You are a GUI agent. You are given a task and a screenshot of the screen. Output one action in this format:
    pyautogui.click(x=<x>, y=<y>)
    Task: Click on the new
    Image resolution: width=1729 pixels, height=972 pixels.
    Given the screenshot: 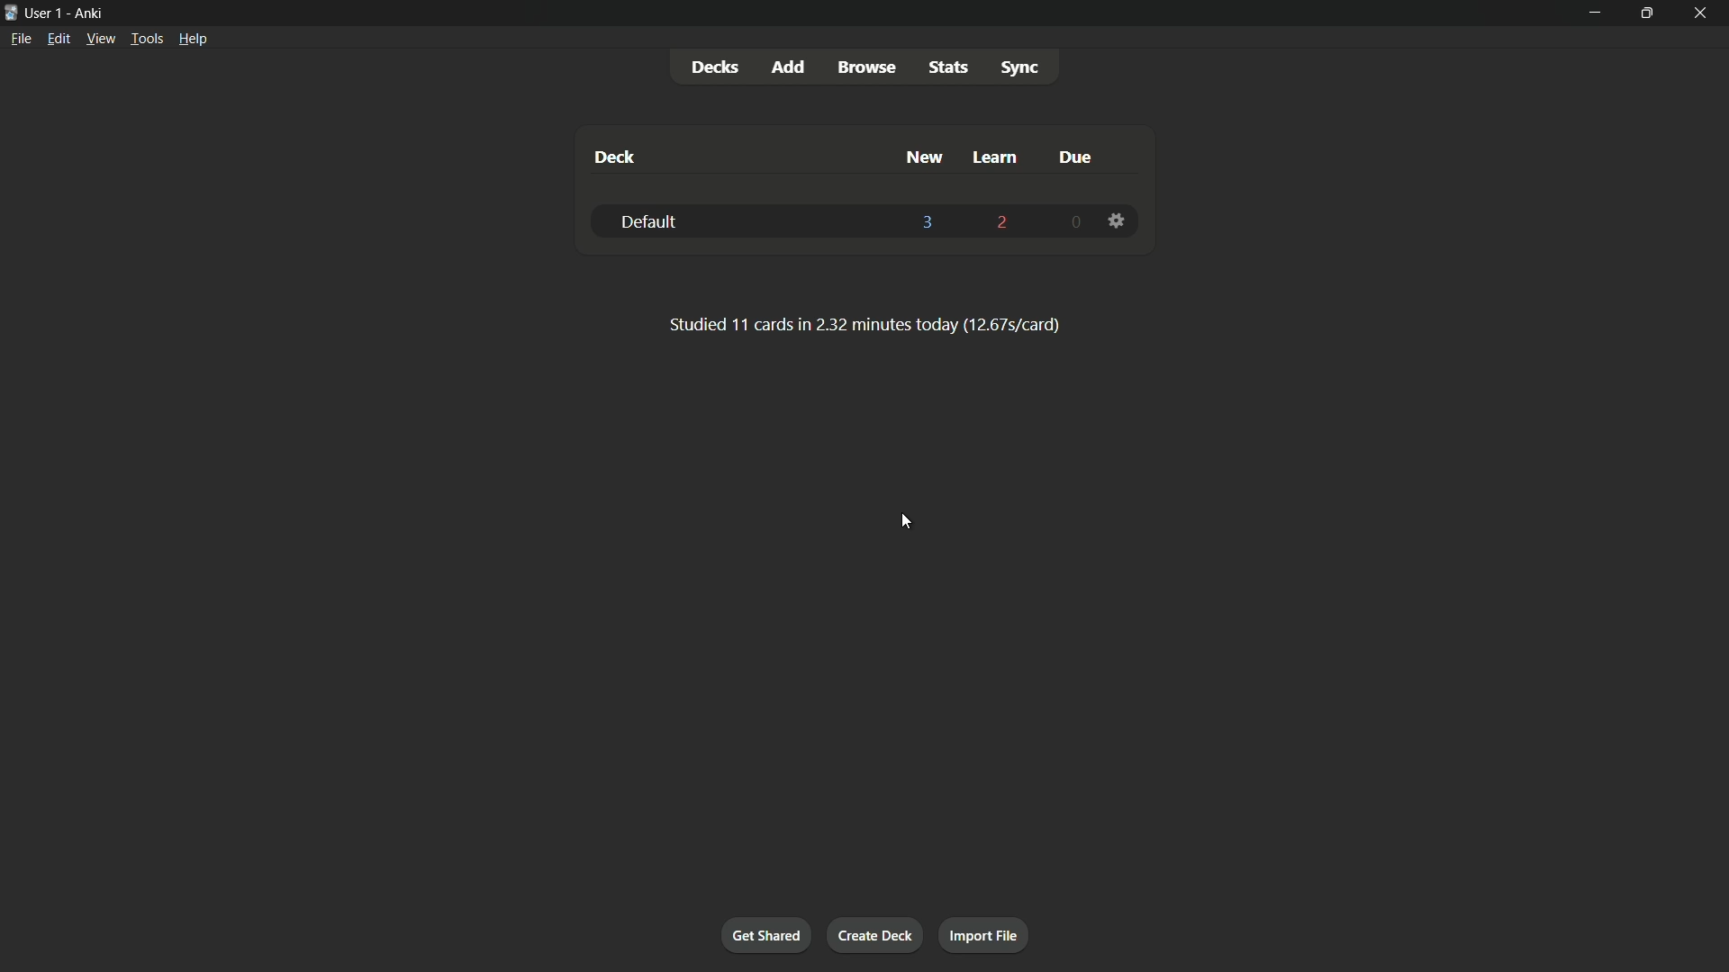 What is the action you would take?
    pyautogui.click(x=922, y=159)
    